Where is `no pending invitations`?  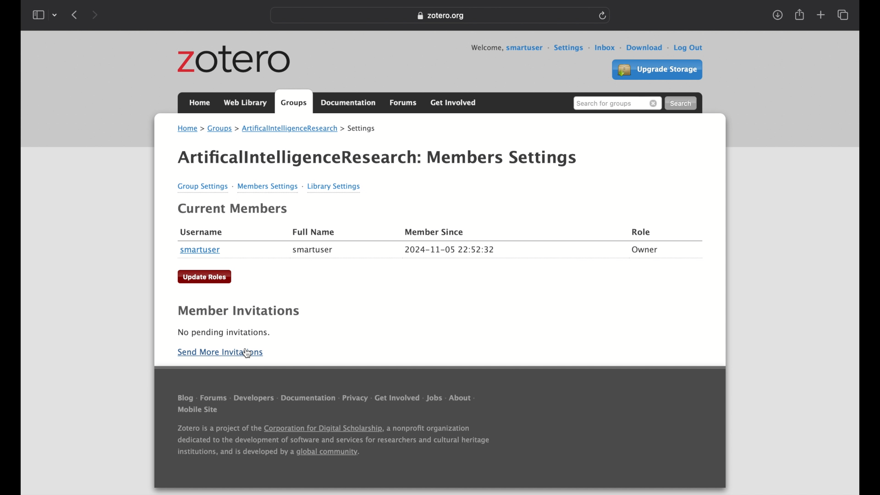 no pending invitations is located at coordinates (224, 333).